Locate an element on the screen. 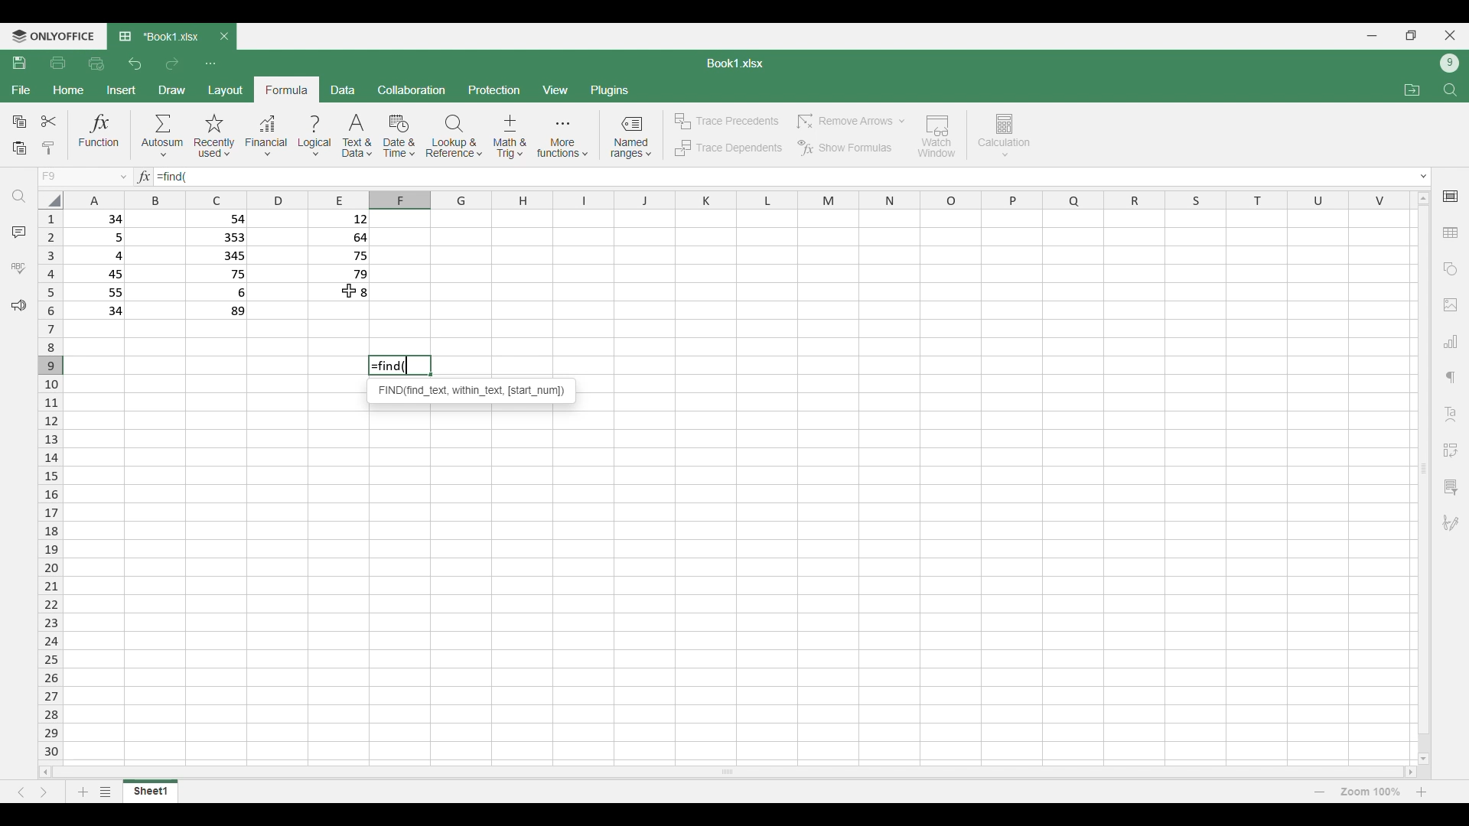 The width and height of the screenshot is (1469, 826). Expand text box is located at coordinates (1425, 177).